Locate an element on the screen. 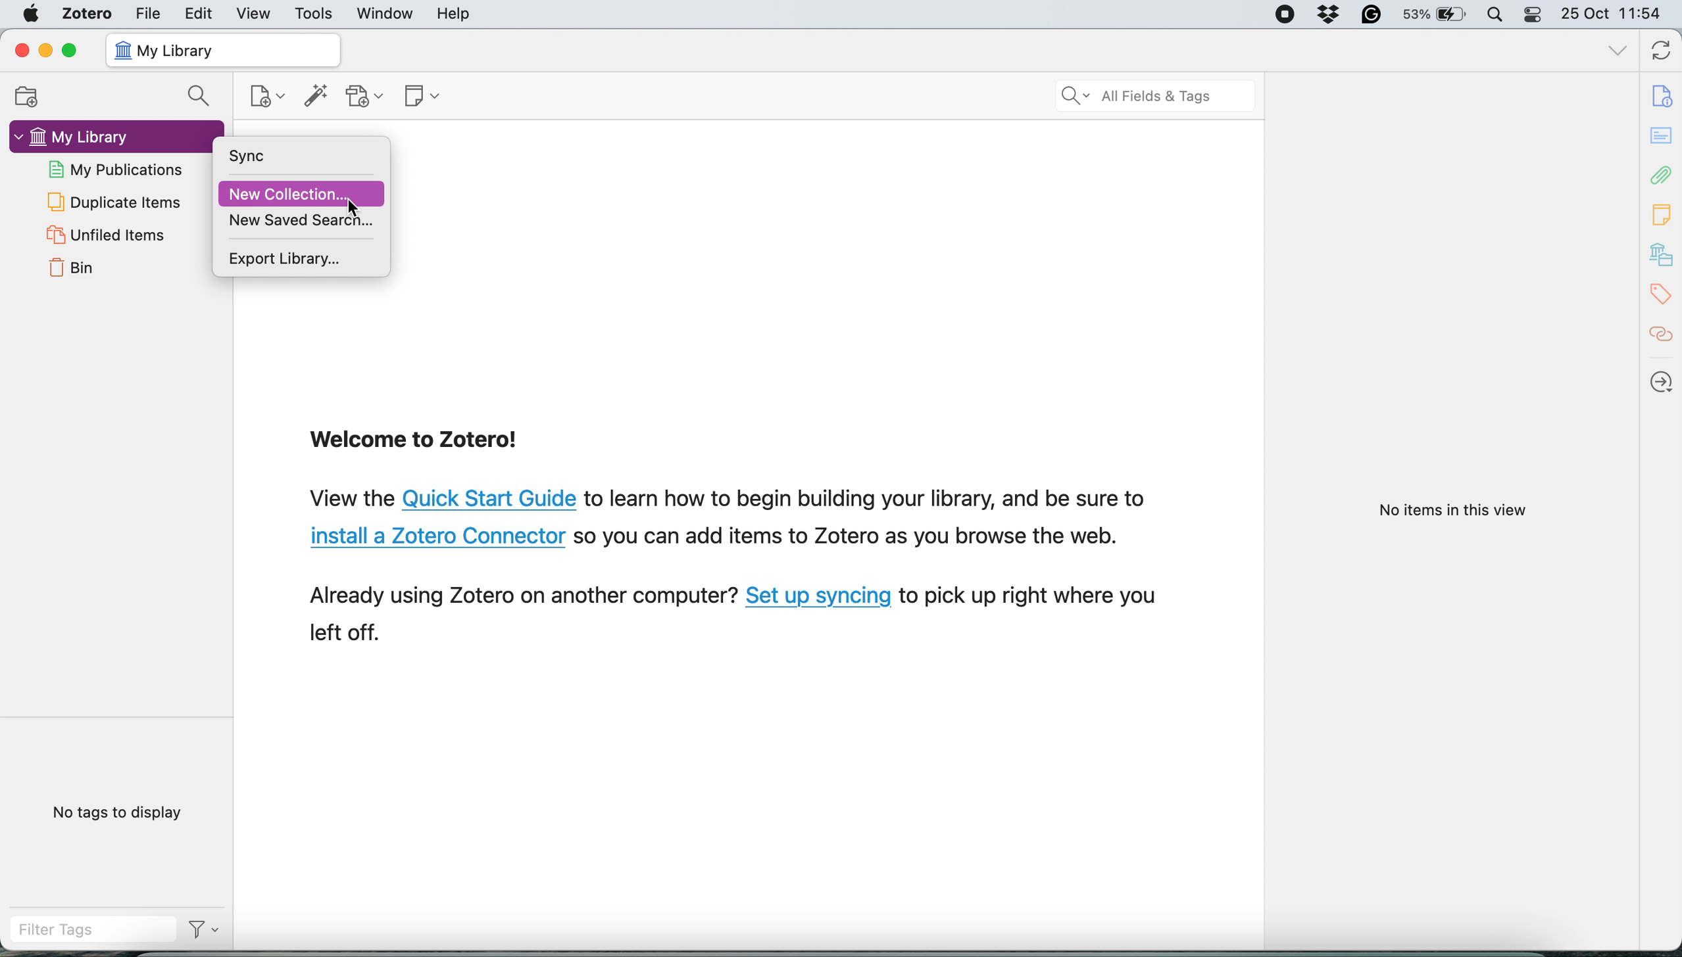 This screenshot has width=1682, height=957. No items in this view is located at coordinates (1450, 511).